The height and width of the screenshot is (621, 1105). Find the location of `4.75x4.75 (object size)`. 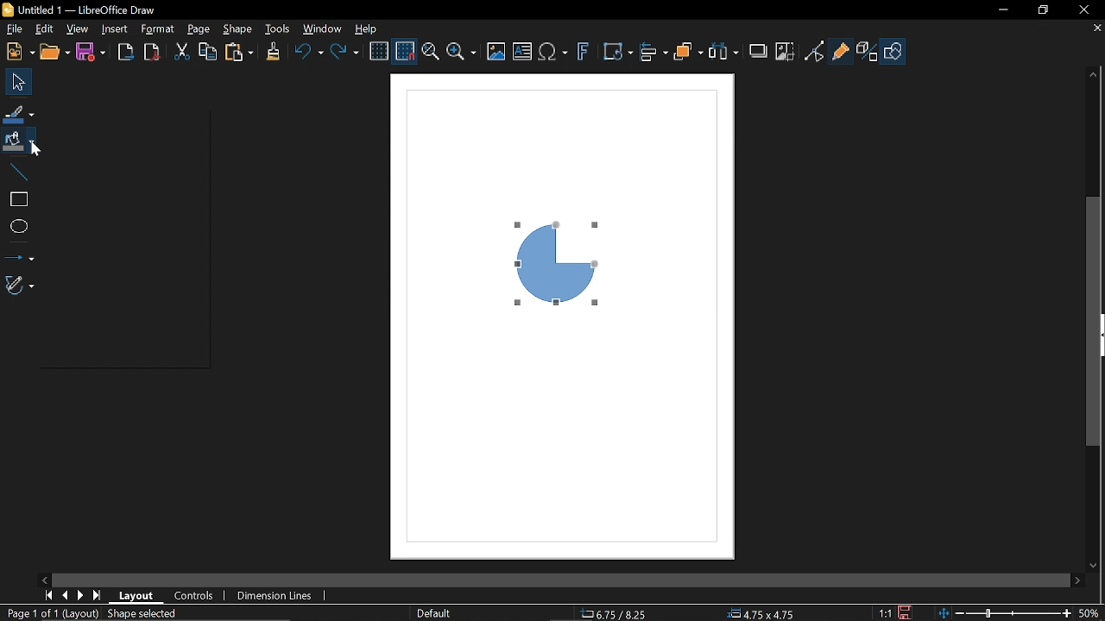

4.75x4.75 (object size) is located at coordinates (760, 614).